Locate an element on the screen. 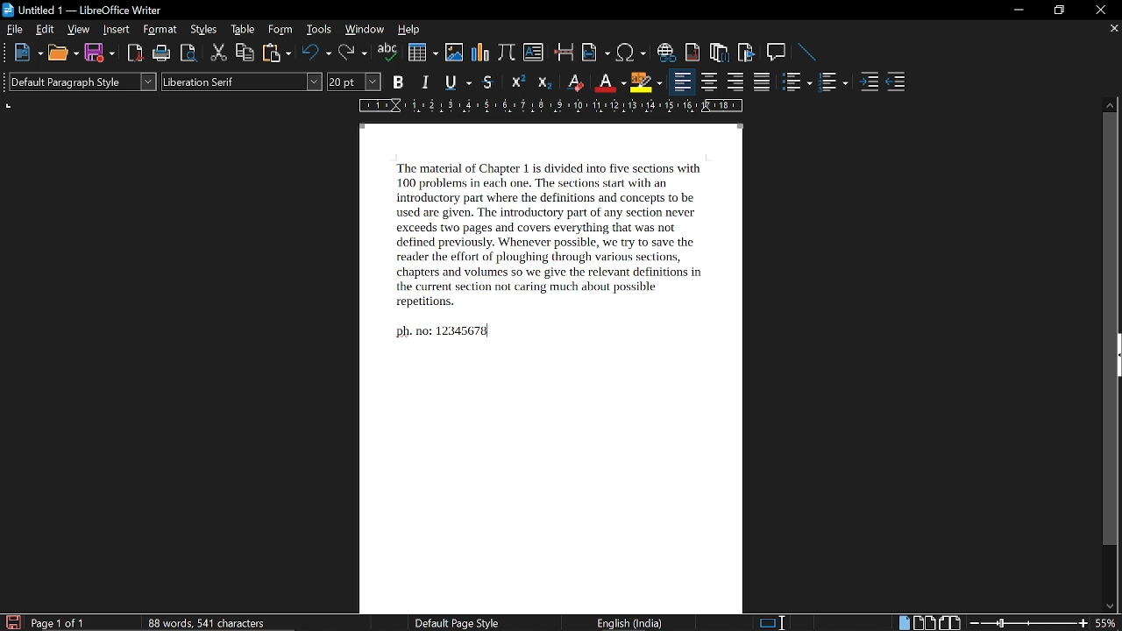  align right is located at coordinates (735, 83).